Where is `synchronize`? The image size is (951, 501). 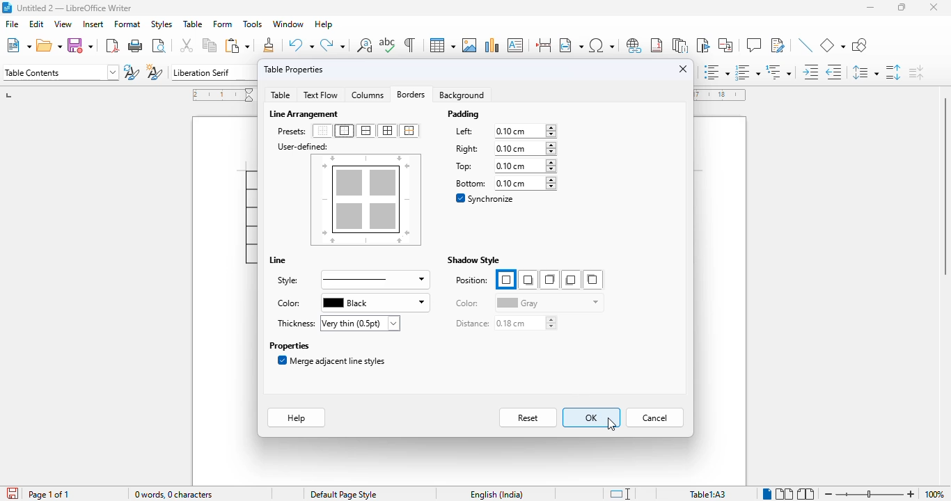 synchronize is located at coordinates (487, 199).